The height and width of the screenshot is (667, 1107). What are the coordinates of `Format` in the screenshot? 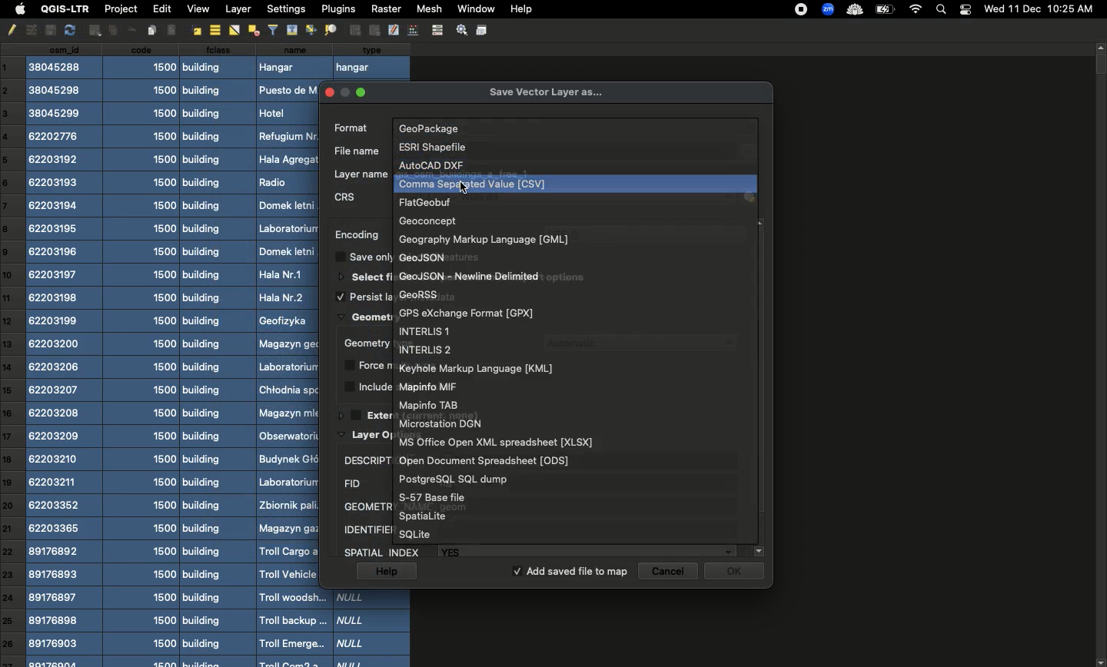 It's located at (434, 496).